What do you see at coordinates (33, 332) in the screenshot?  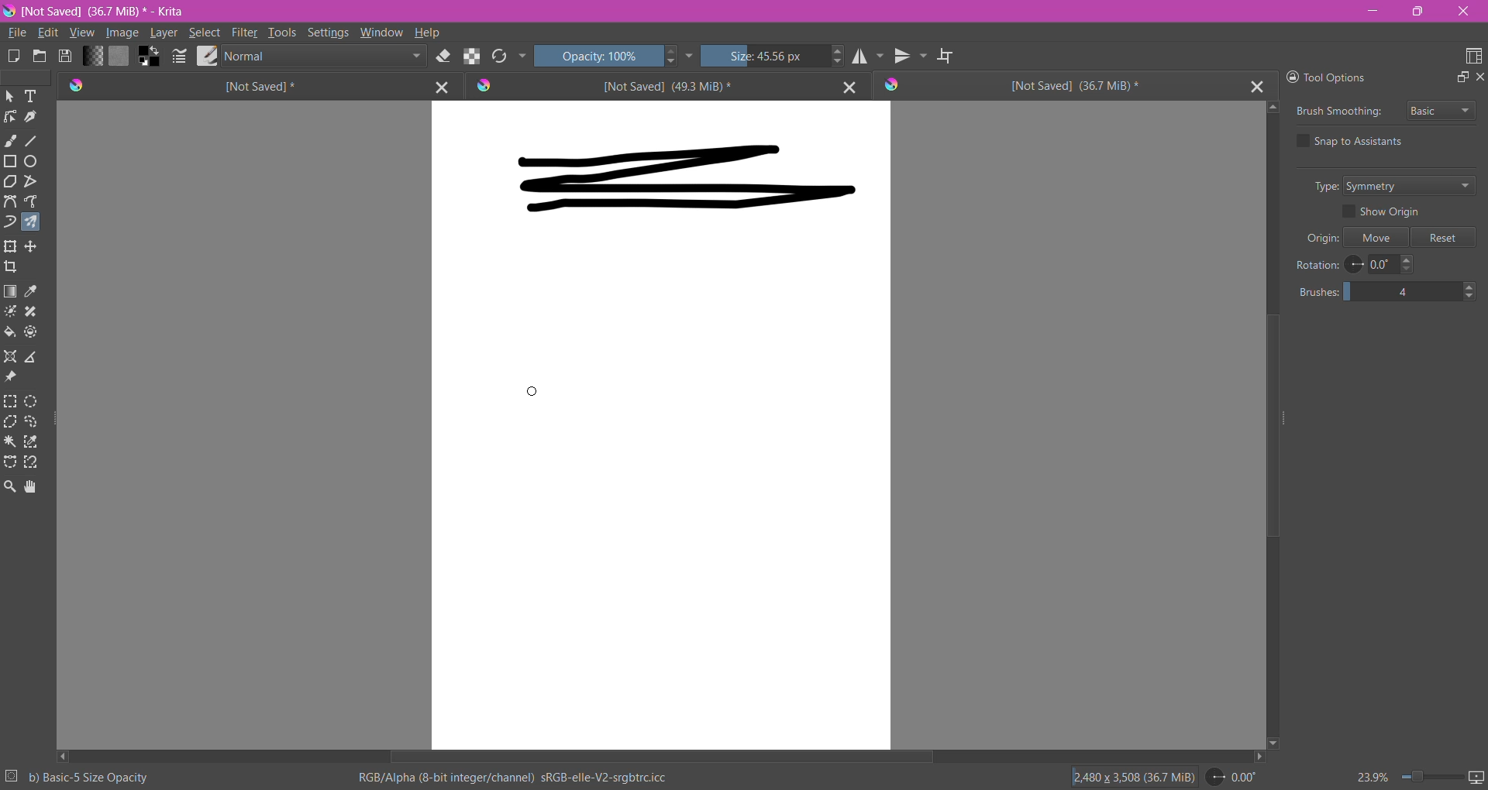 I see `Enclose and Fill Tool` at bounding box center [33, 332].